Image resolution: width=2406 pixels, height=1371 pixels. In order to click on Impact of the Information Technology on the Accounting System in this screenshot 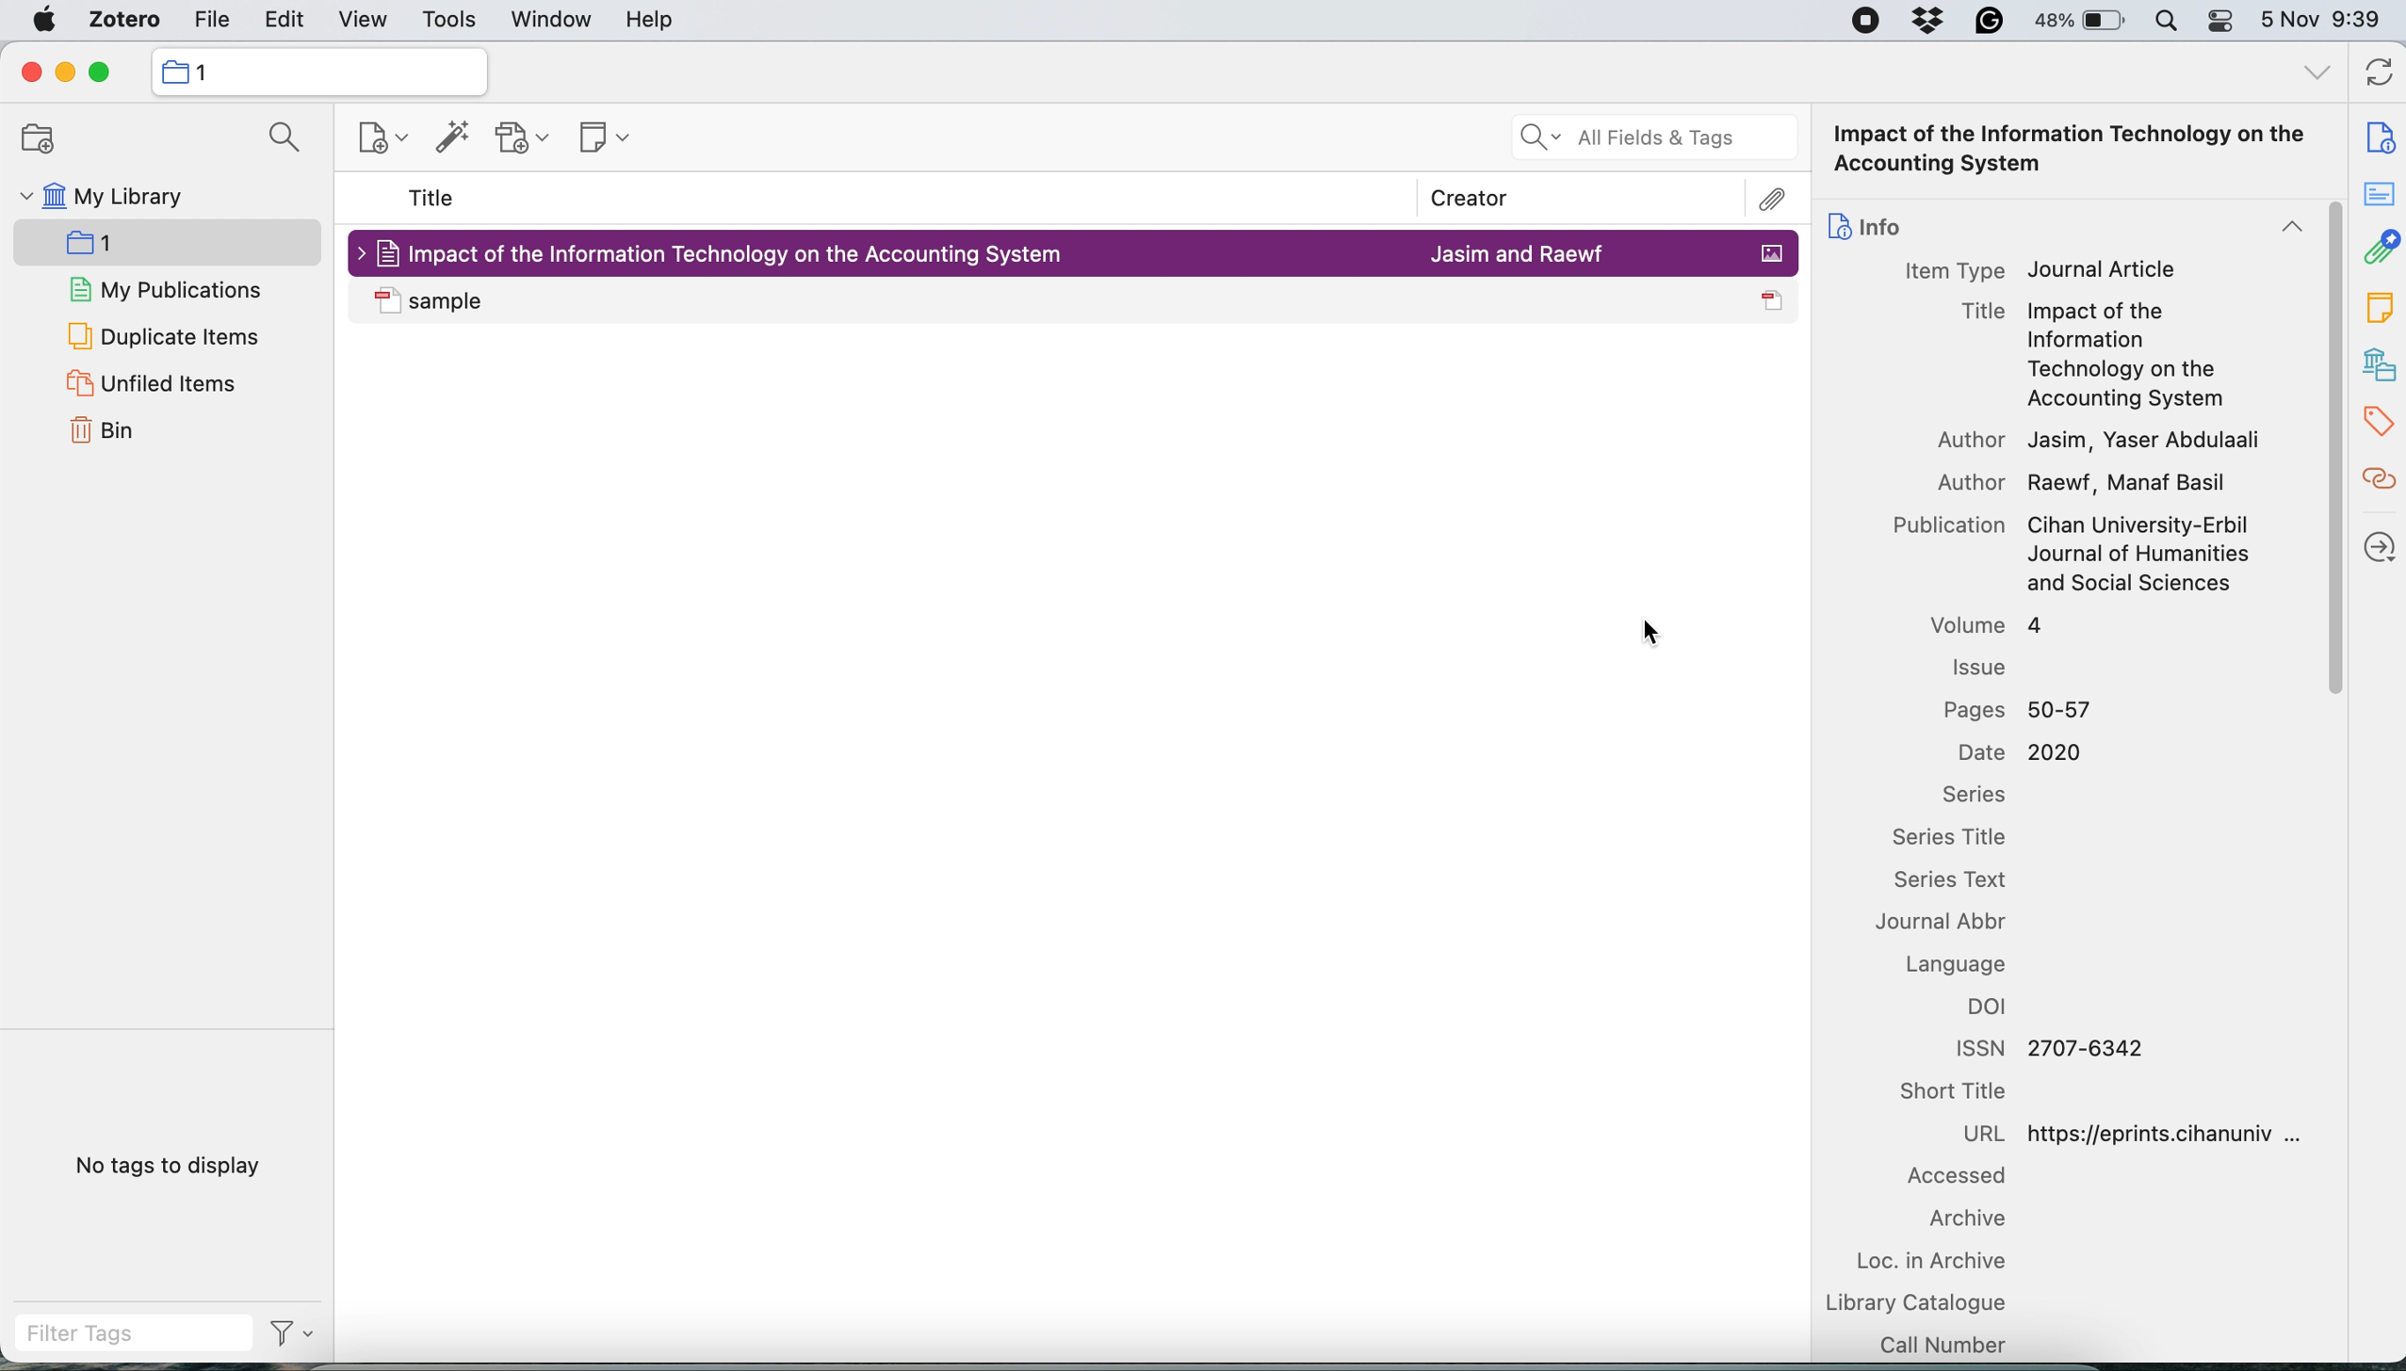, I will do `click(2150, 353)`.